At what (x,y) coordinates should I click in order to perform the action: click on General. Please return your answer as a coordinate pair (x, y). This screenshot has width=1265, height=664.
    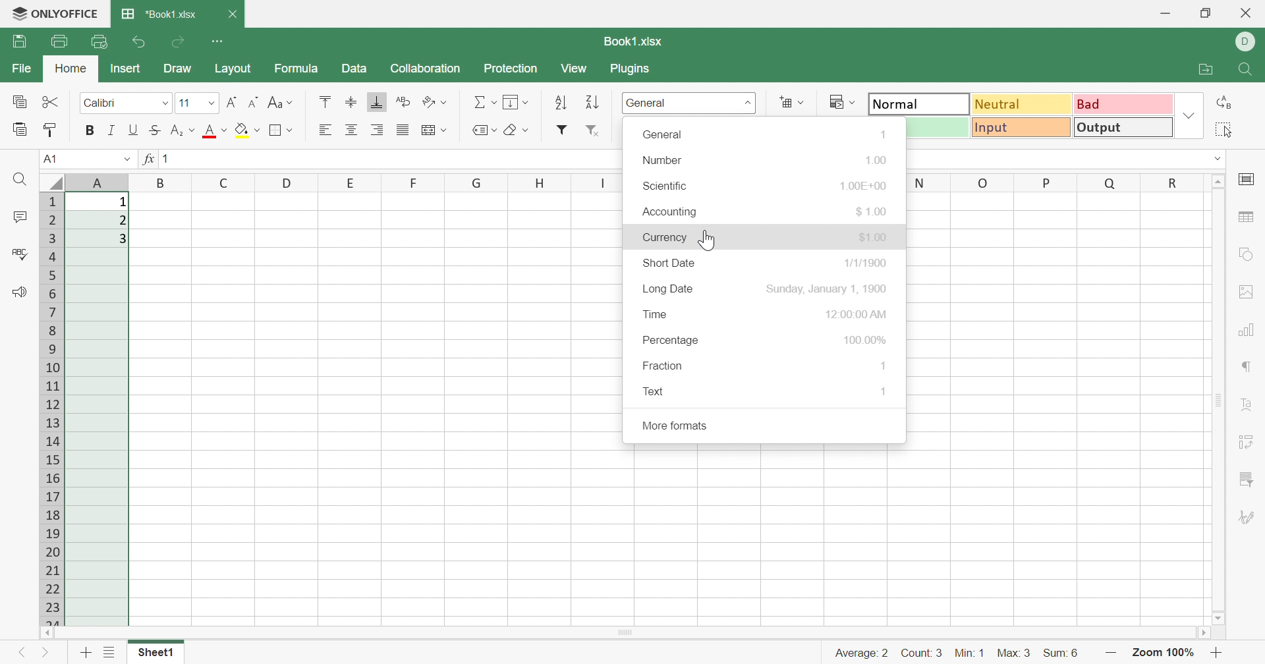
    Looking at the image, I should click on (663, 134).